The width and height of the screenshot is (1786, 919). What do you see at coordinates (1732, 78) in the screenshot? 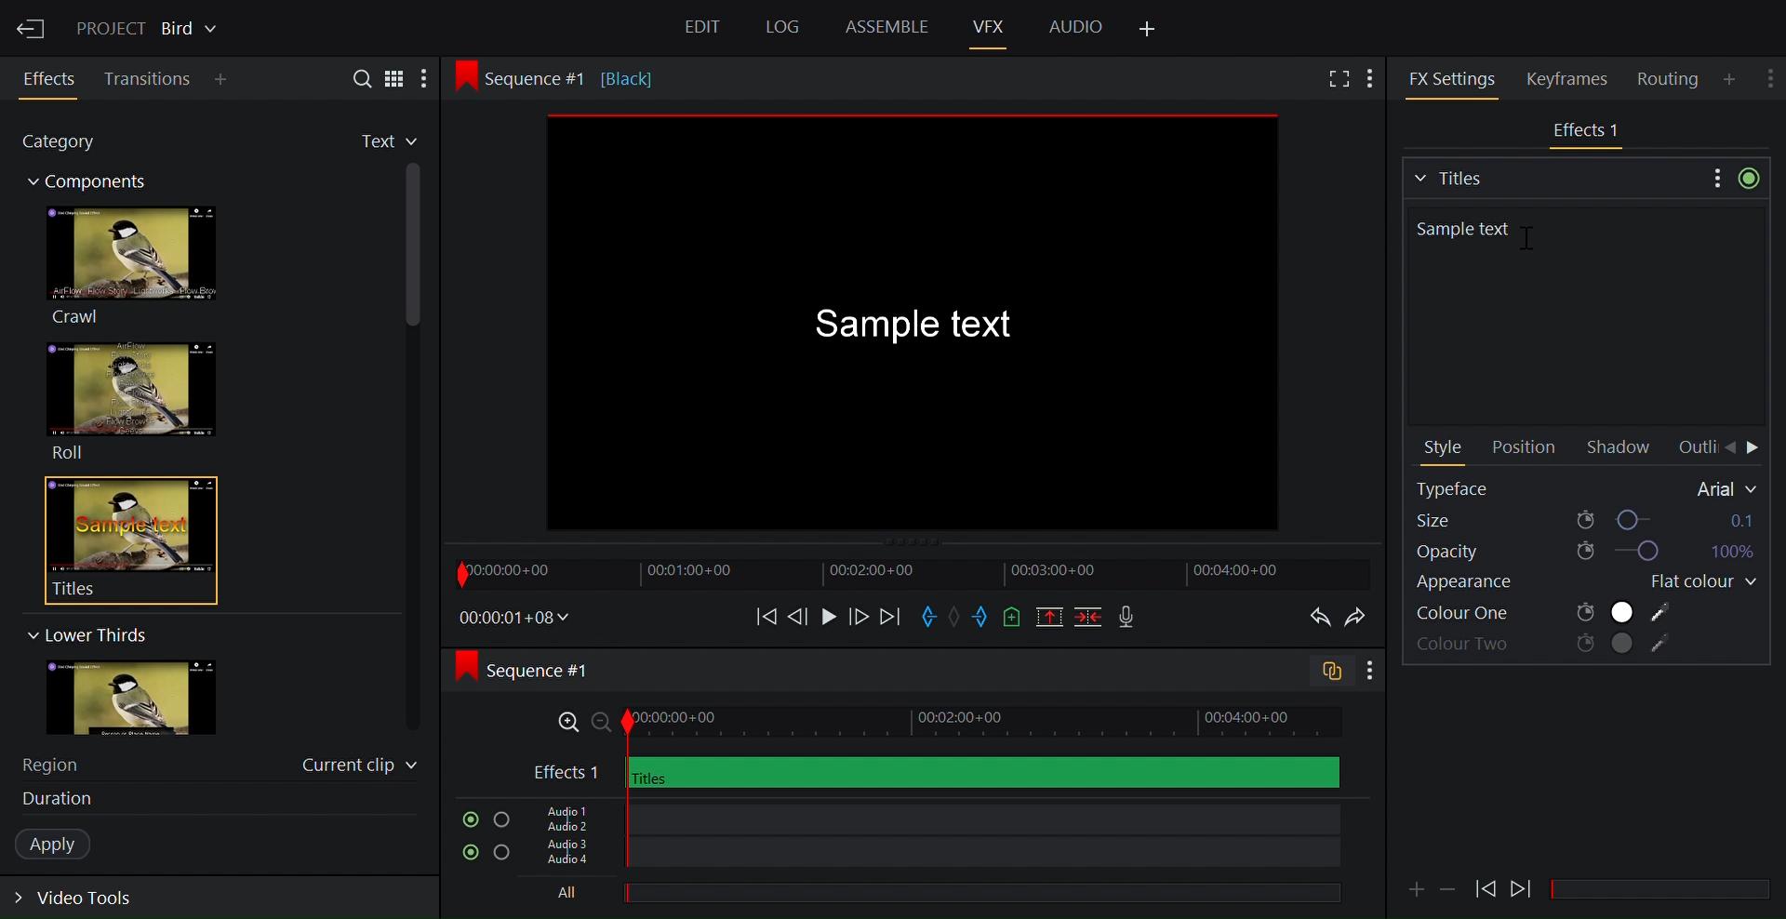
I see `Add Panel` at bounding box center [1732, 78].